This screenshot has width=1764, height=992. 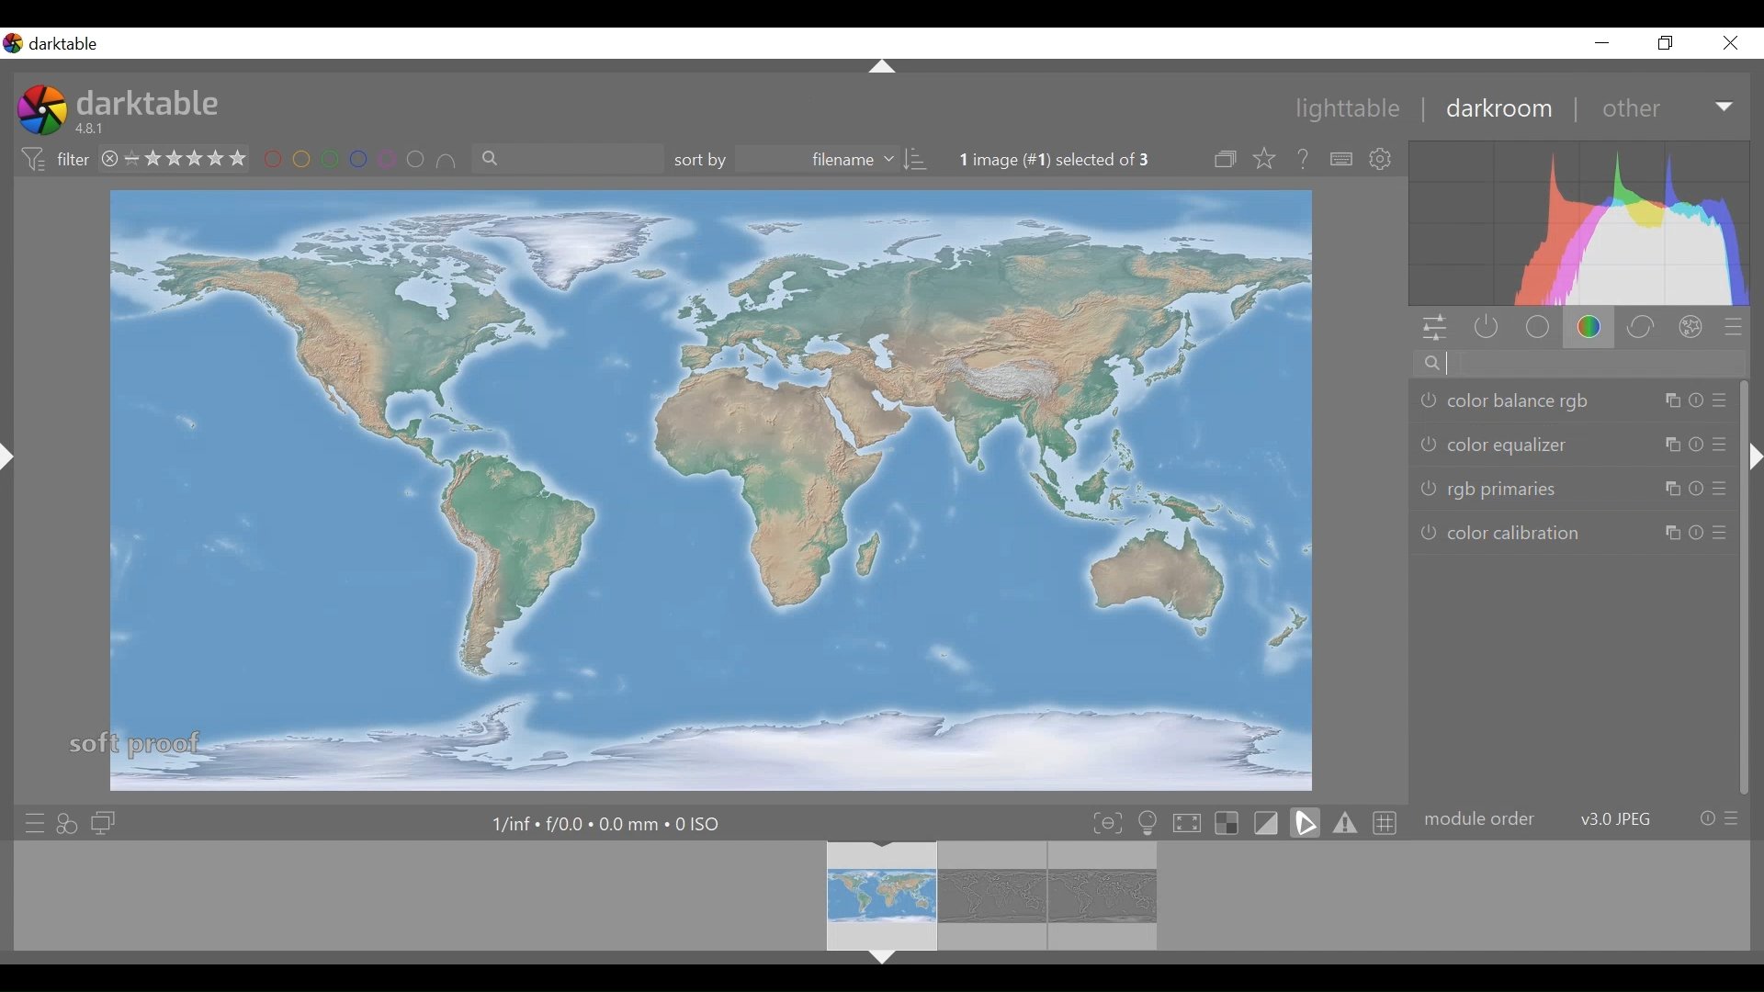 What do you see at coordinates (1230, 824) in the screenshot?
I see `toggle indication of raw overexposure` at bounding box center [1230, 824].